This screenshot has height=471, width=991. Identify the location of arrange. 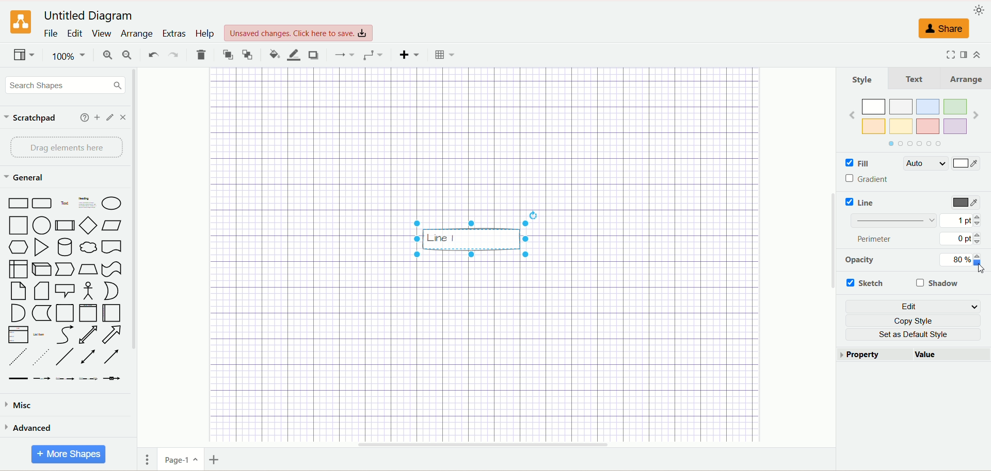
(137, 34).